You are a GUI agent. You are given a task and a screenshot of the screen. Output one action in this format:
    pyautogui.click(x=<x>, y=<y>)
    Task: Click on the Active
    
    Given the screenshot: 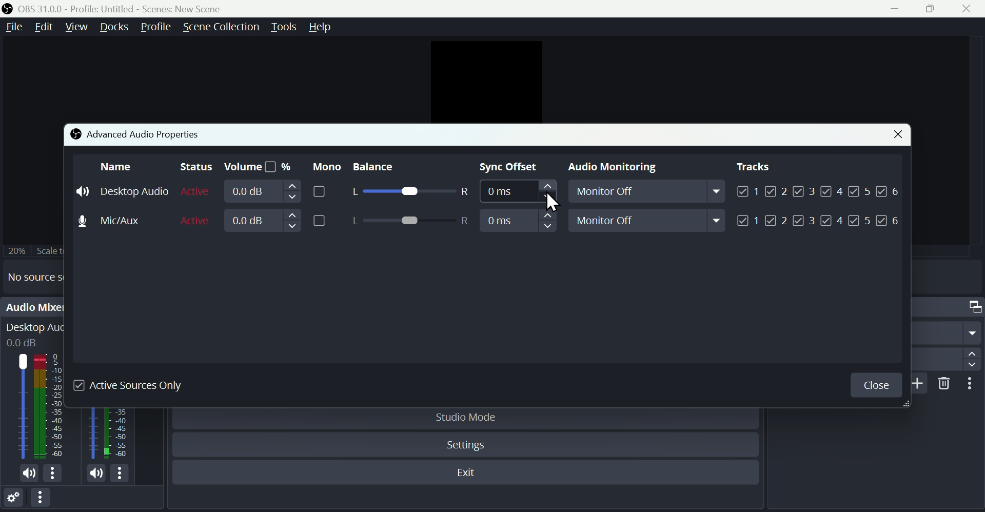 What is the action you would take?
    pyautogui.click(x=196, y=220)
    